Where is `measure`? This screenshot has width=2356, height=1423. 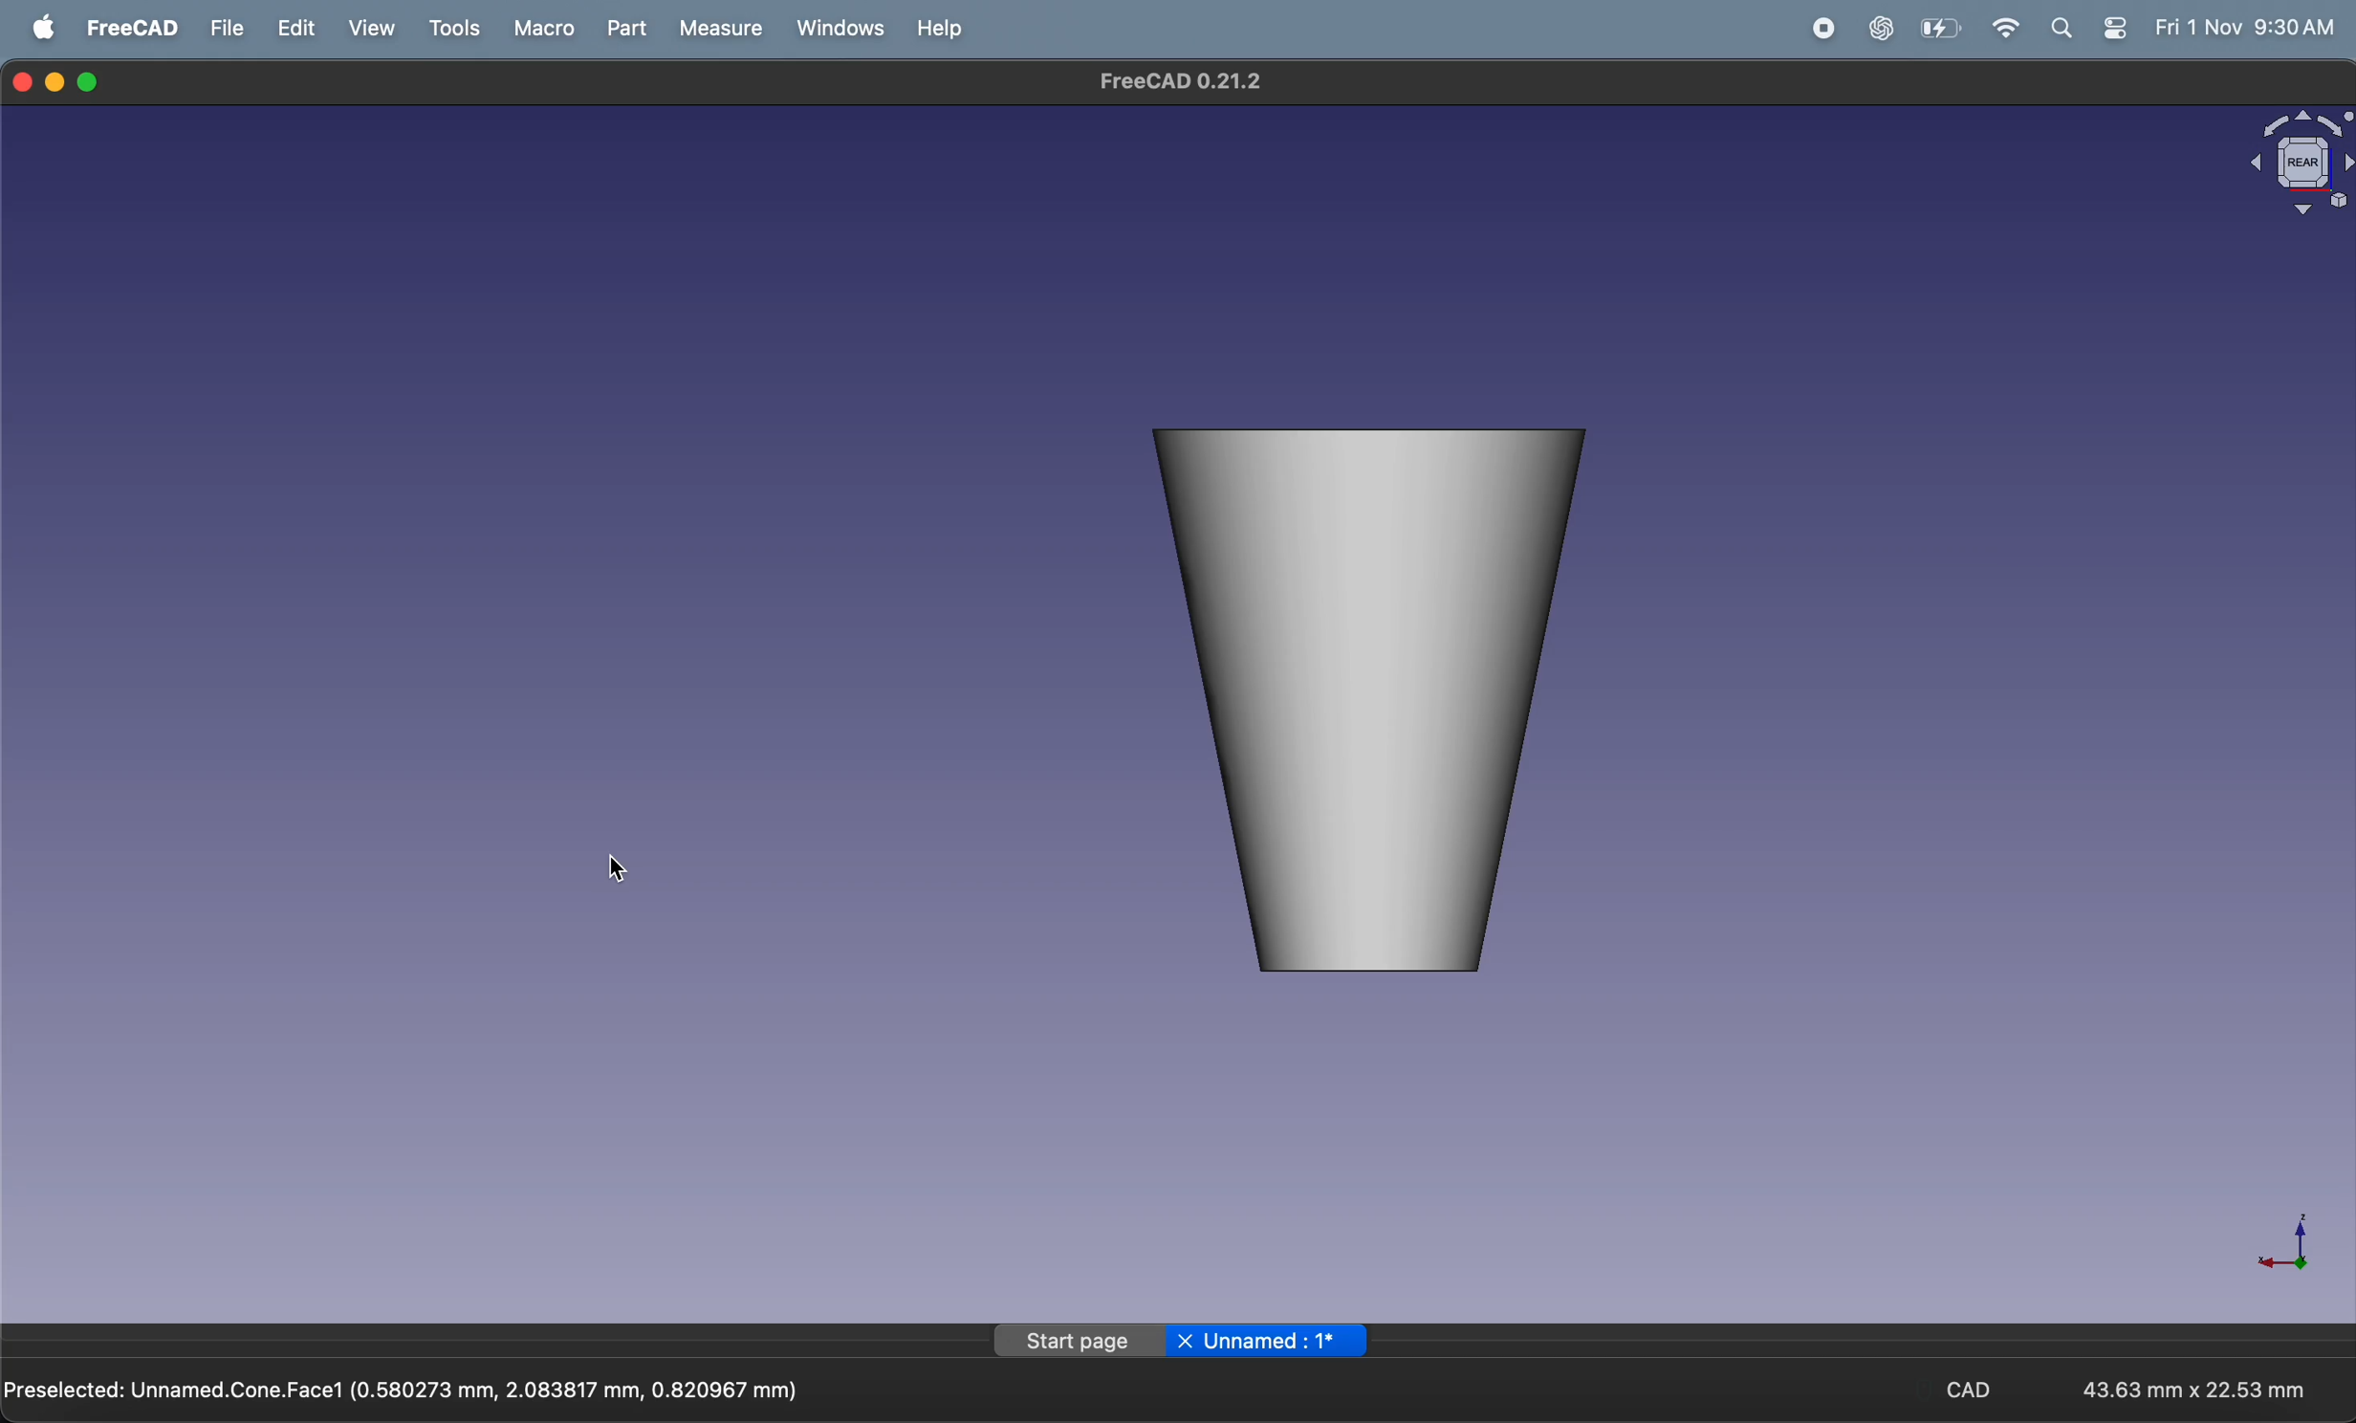
measure is located at coordinates (714, 29).